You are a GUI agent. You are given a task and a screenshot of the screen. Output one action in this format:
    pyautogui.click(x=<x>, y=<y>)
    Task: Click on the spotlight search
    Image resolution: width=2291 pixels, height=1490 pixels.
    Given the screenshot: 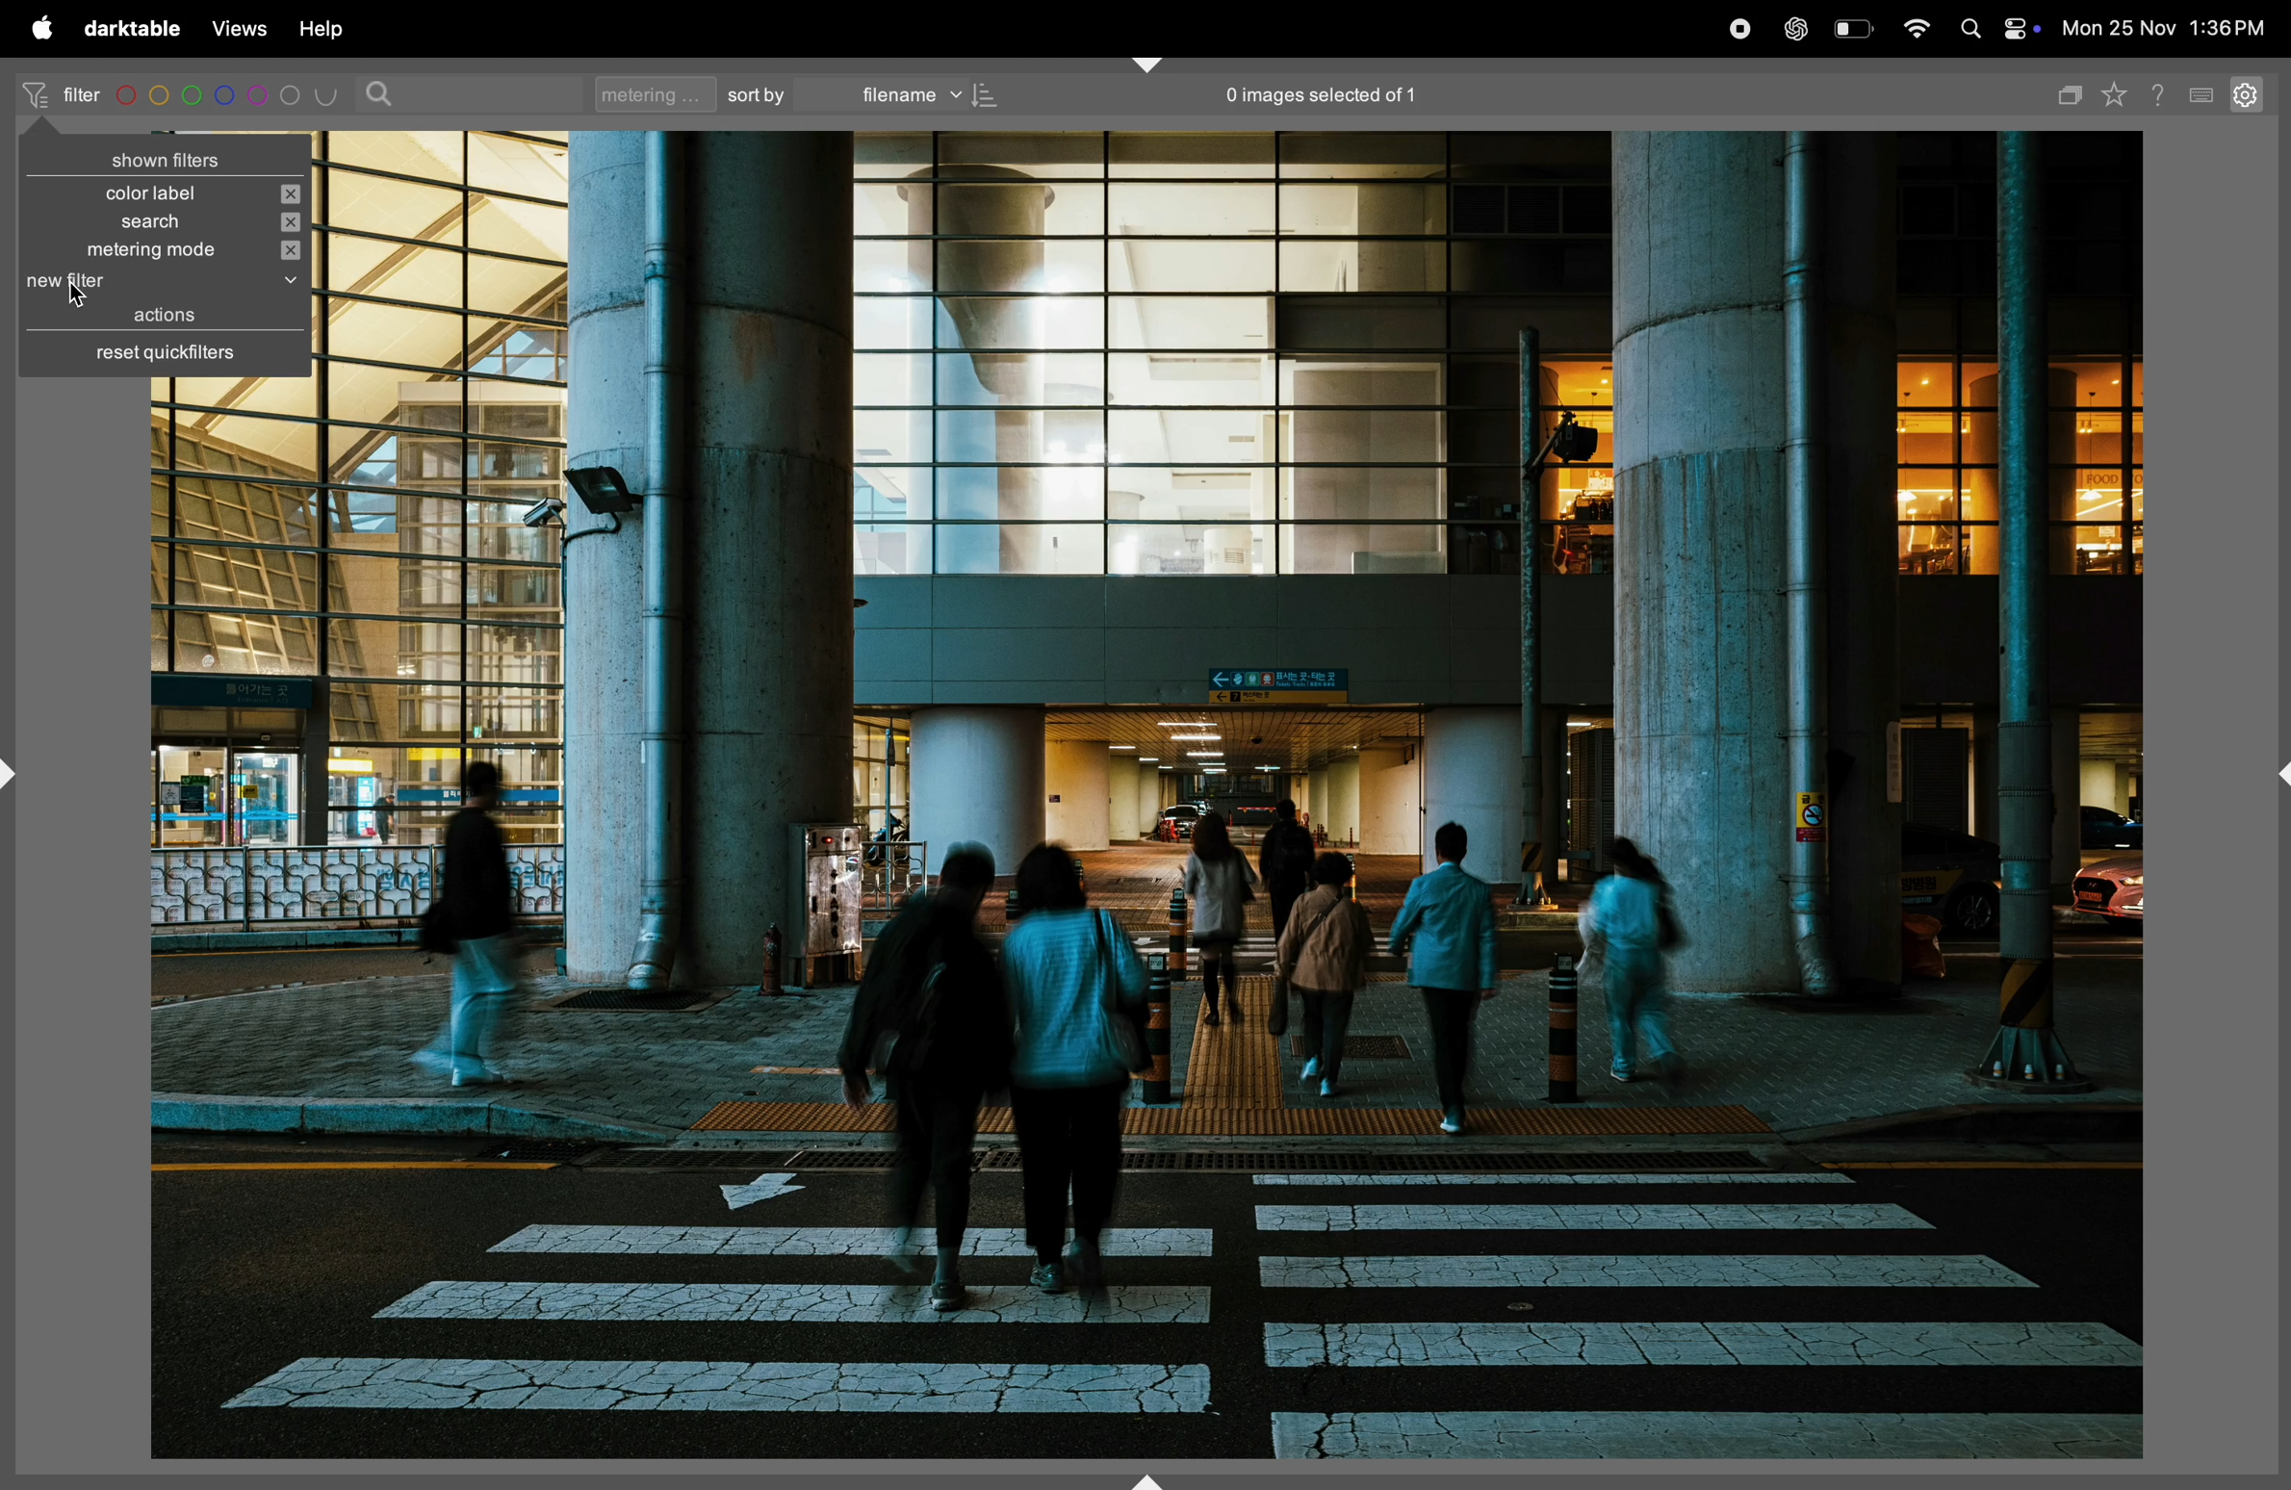 What is the action you would take?
    pyautogui.click(x=1971, y=27)
    